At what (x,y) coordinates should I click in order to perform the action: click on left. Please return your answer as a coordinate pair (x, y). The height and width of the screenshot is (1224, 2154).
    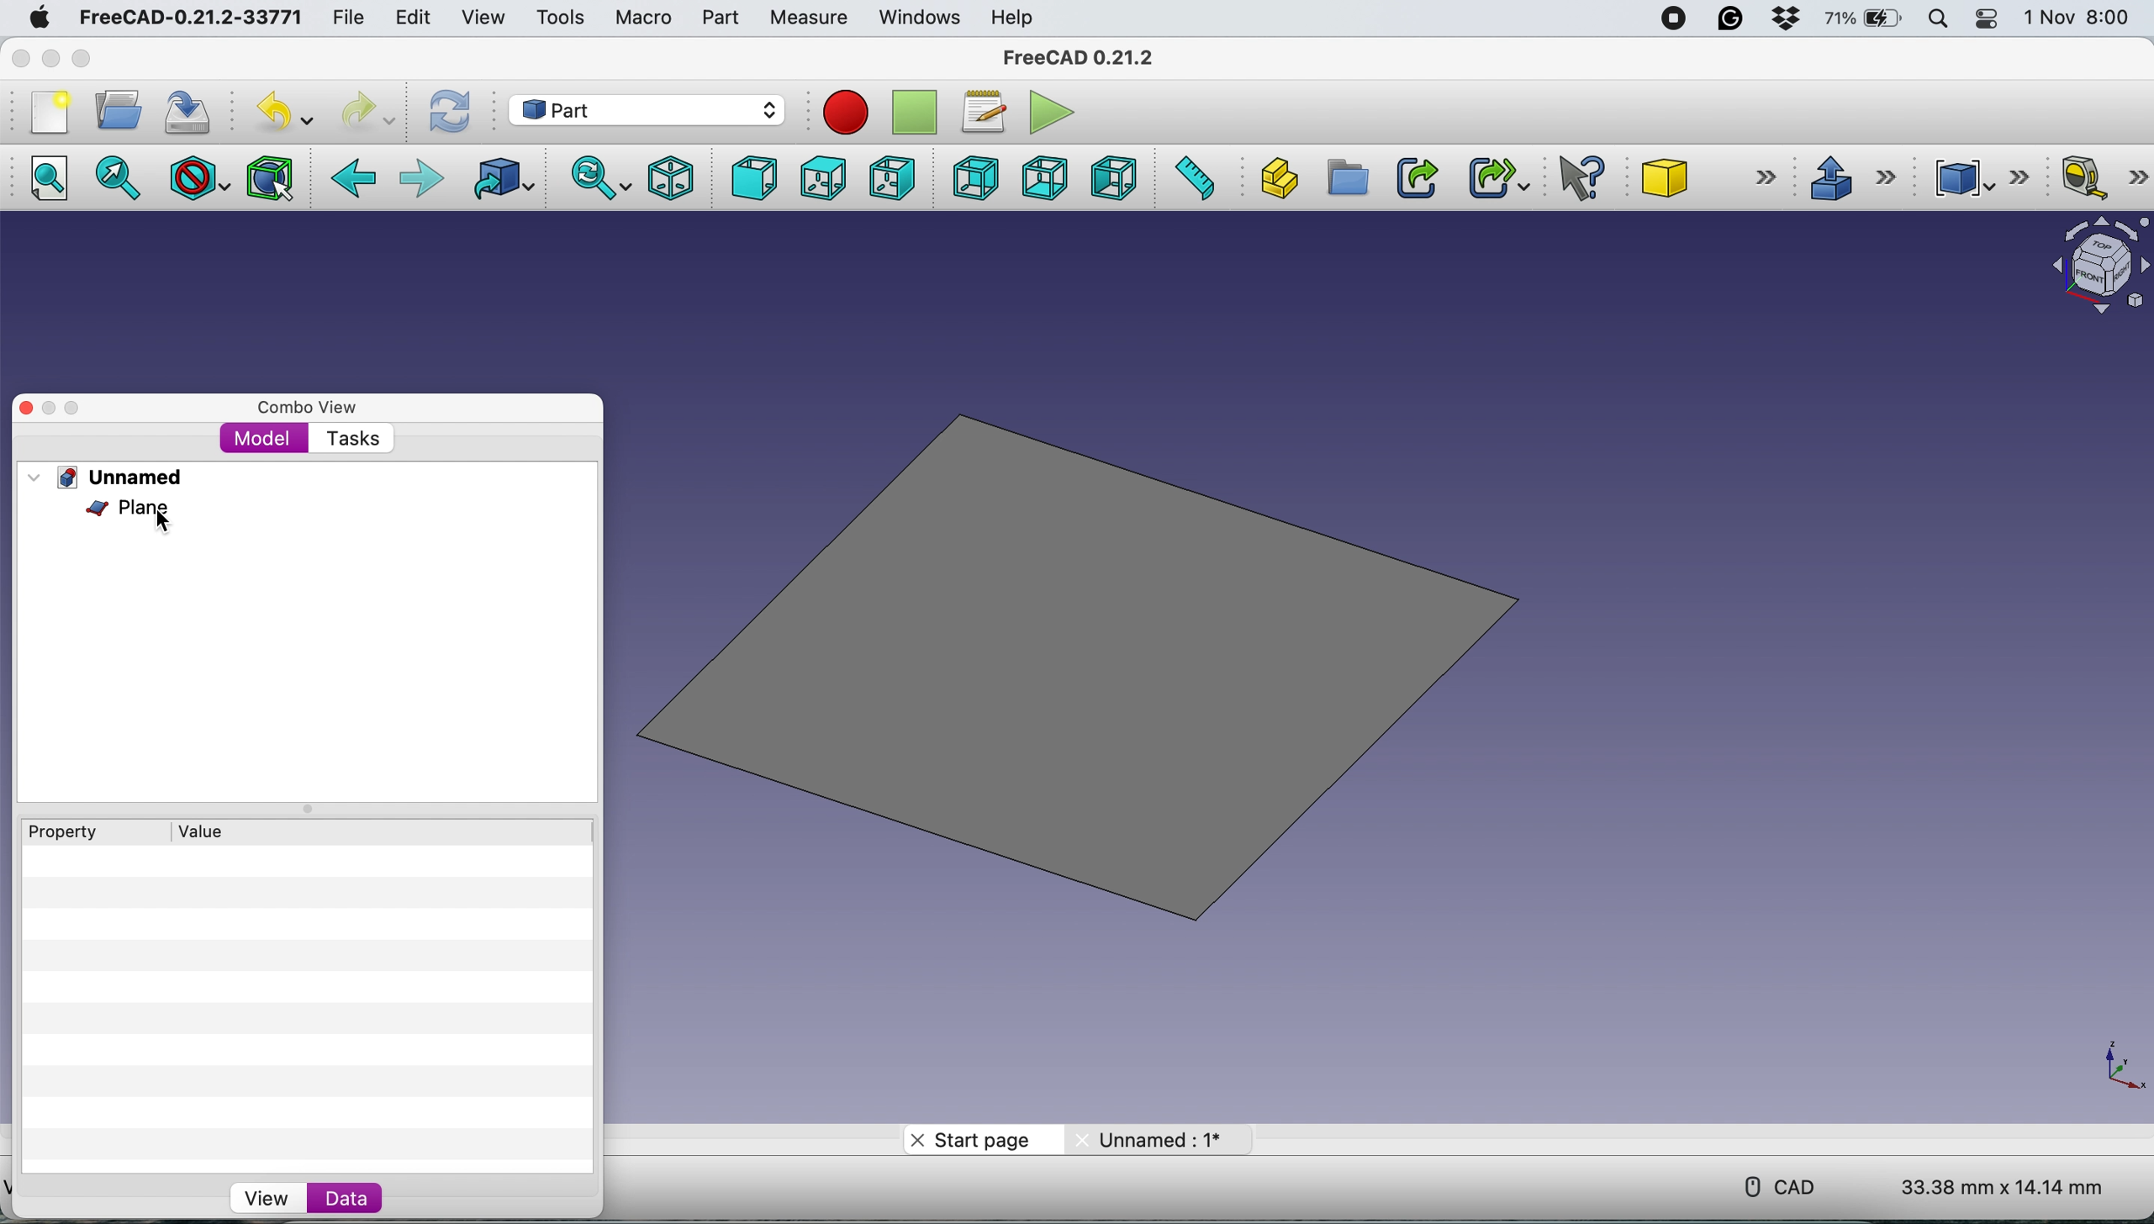
    Looking at the image, I should click on (1112, 179).